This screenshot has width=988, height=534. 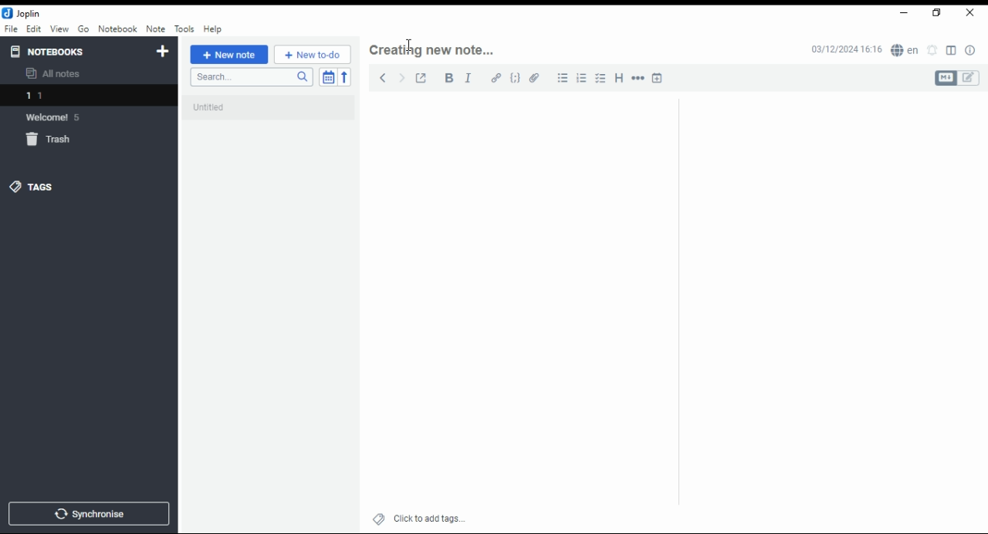 I want to click on search, so click(x=251, y=77).